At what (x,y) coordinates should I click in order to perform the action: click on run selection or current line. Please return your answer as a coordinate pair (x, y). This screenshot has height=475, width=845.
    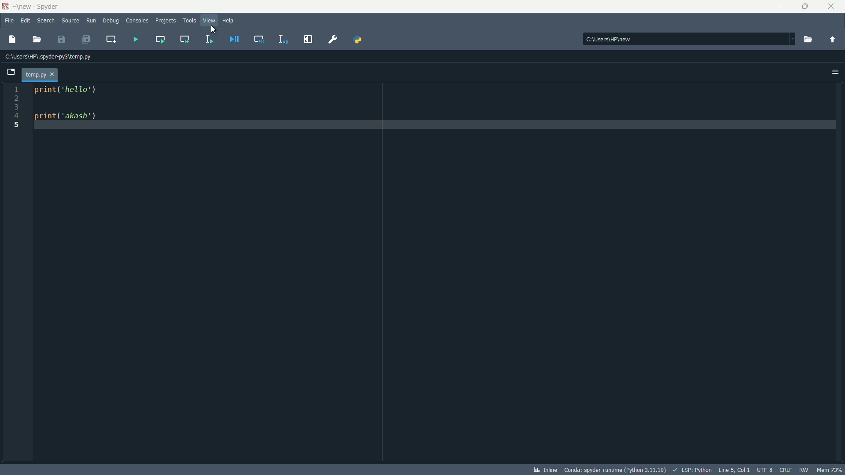
    Looking at the image, I should click on (210, 39).